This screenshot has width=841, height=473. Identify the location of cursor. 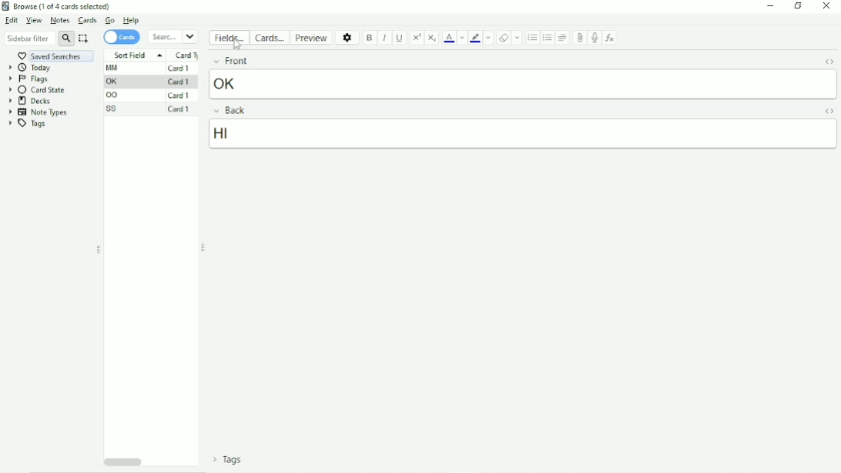
(239, 45).